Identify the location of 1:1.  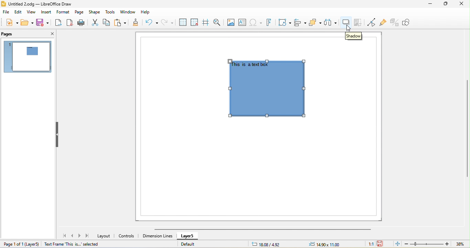
(368, 244).